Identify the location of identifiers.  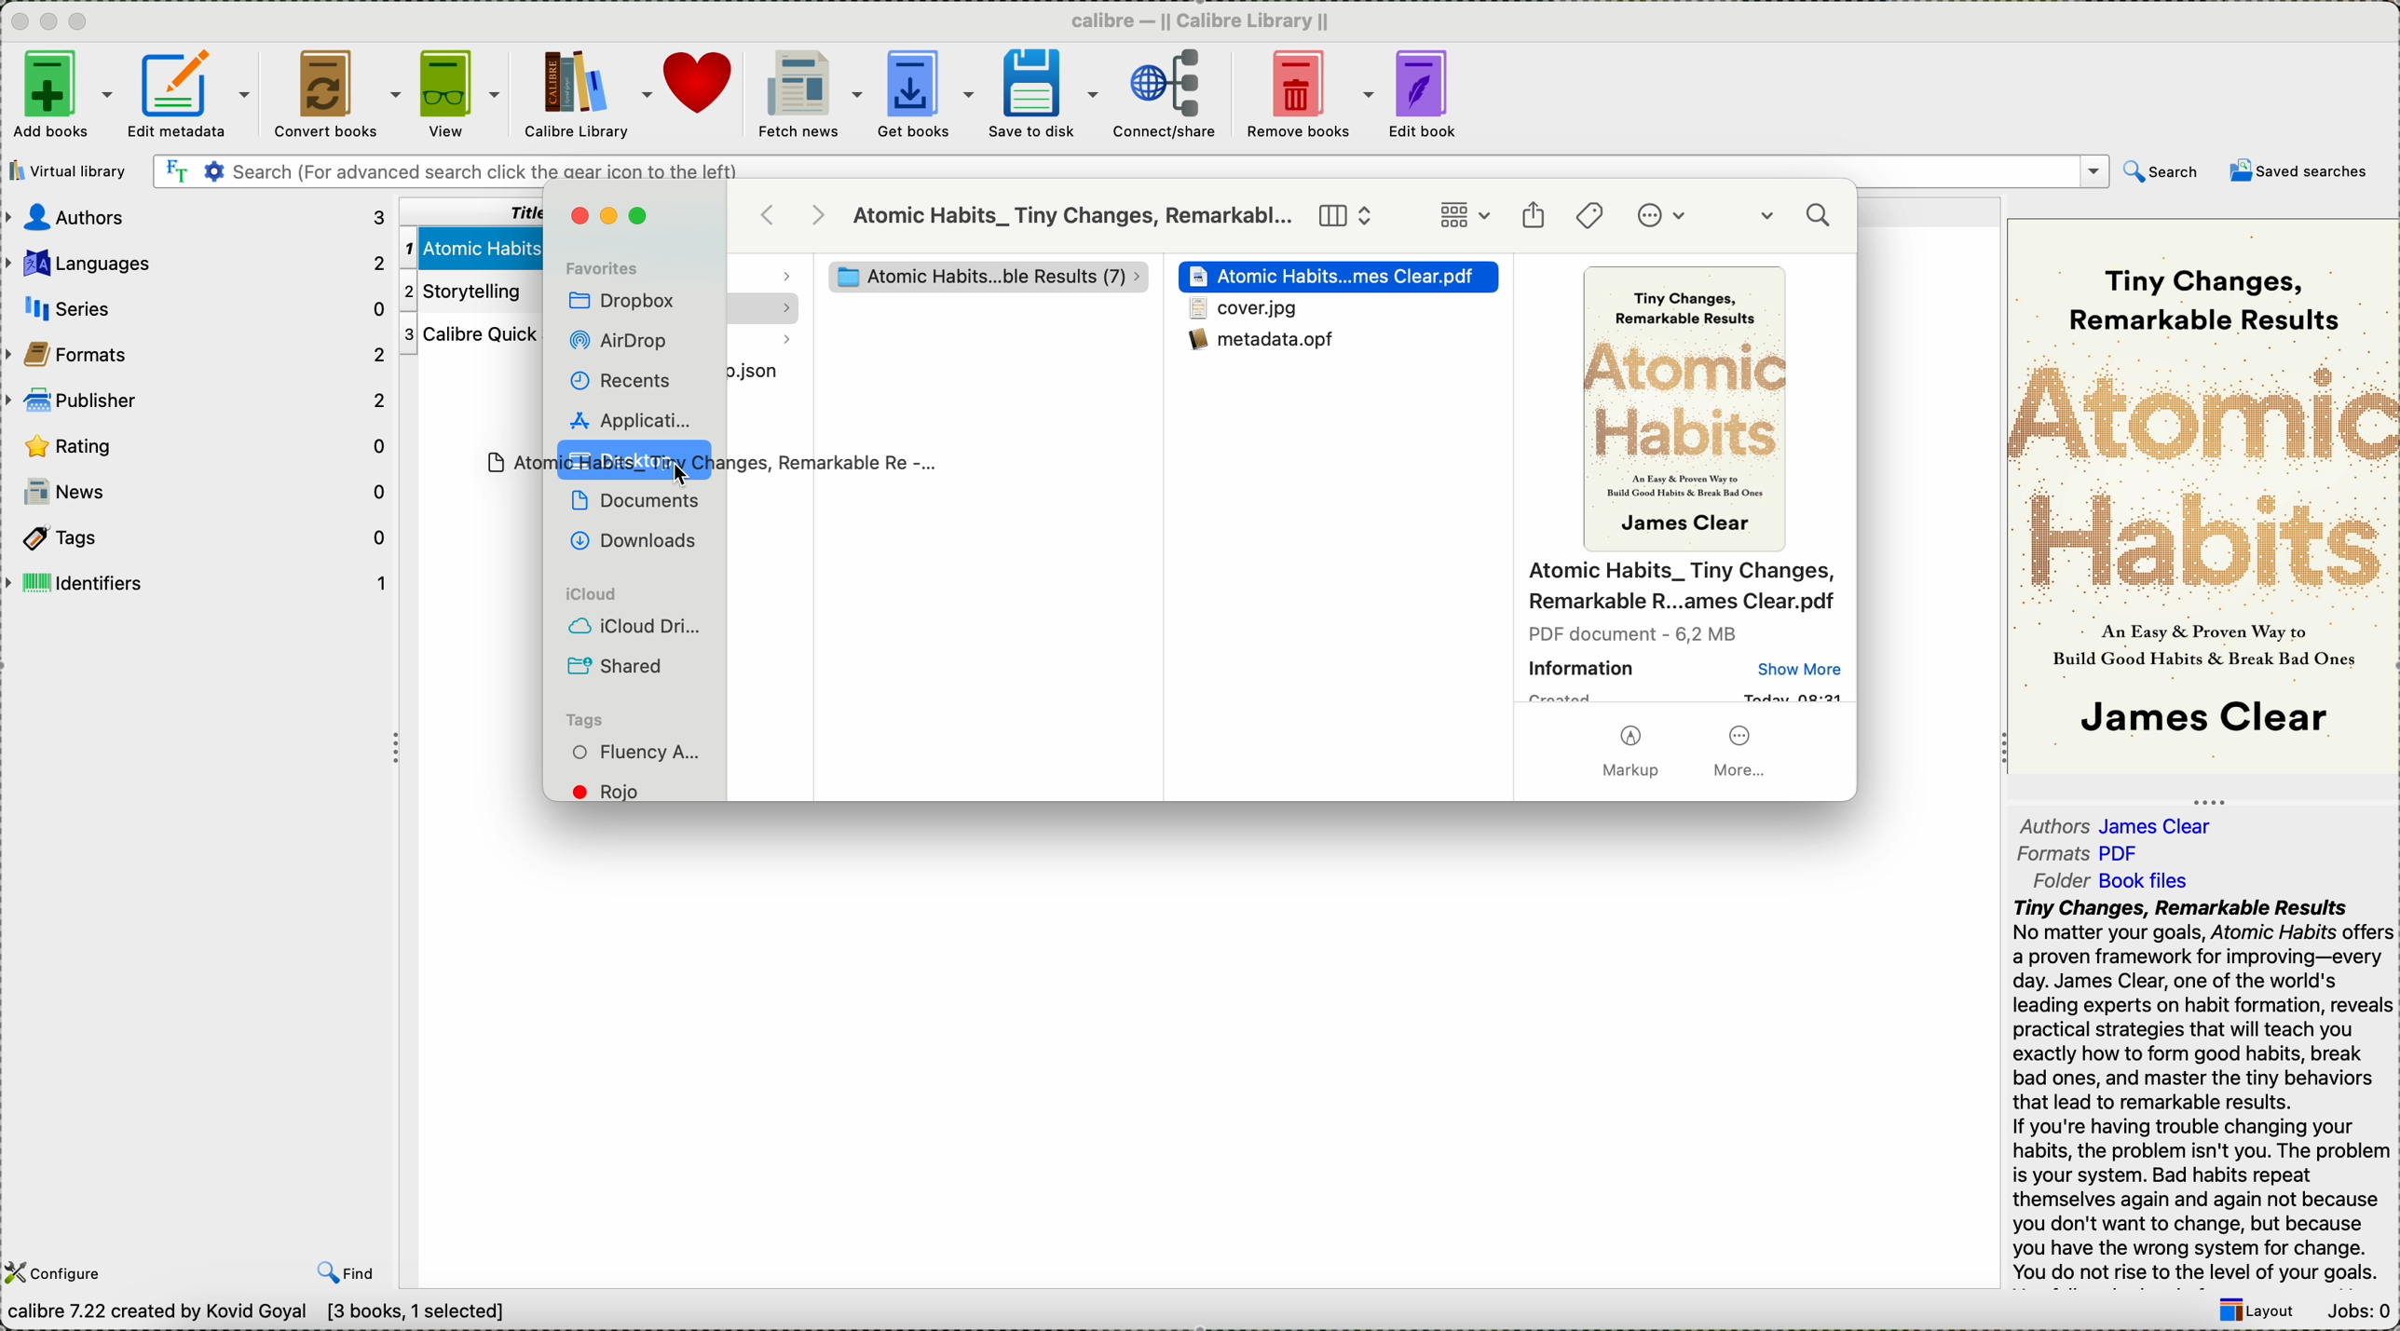
(197, 583).